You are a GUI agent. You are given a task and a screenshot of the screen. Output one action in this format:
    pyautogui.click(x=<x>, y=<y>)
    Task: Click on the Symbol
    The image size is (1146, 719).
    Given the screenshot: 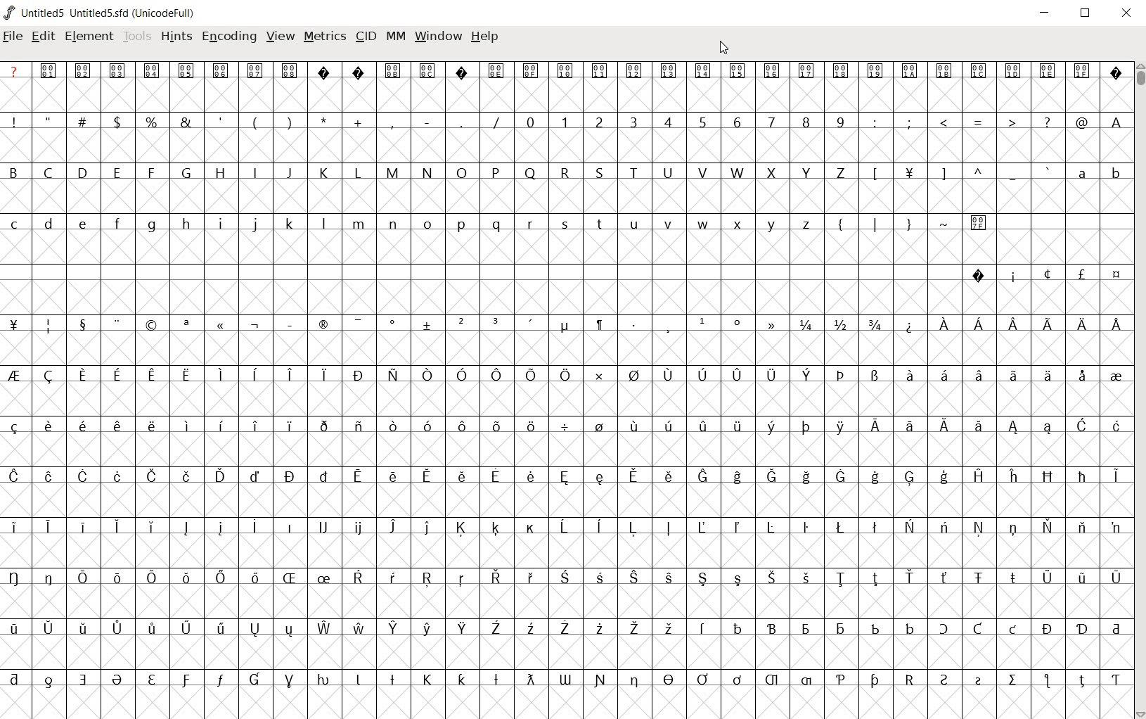 What is the action you would take?
    pyautogui.click(x=1116, y=578)
    